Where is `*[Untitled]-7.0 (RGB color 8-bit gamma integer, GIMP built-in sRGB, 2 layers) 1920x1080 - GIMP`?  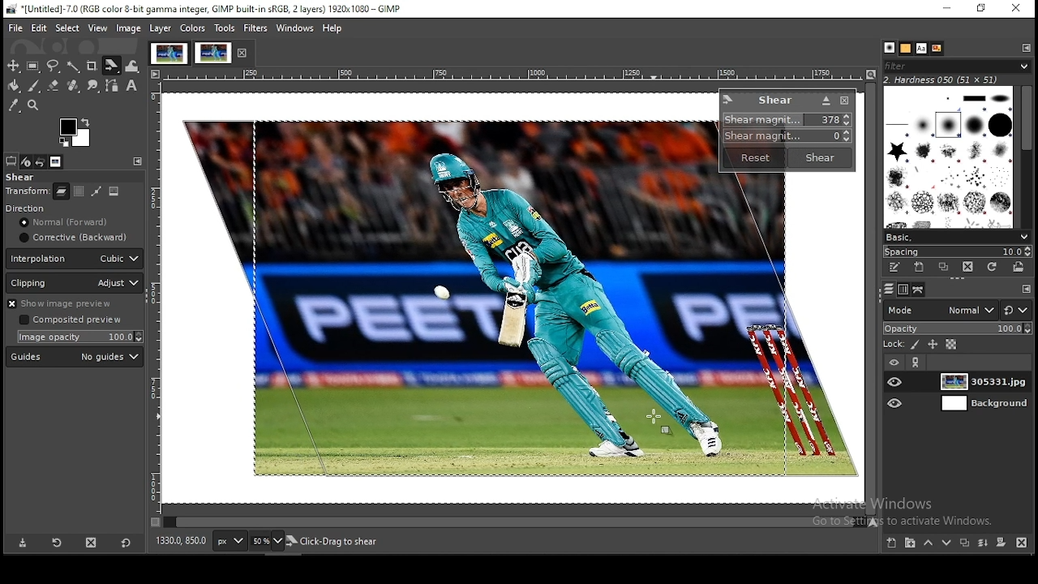
*[Untitled]-7.0 (RGB color 8-bit gamma integer, GIMP built-in sRGB, 2 layers) 1920x1080 - GIMP is located at coordinates (212, 9).